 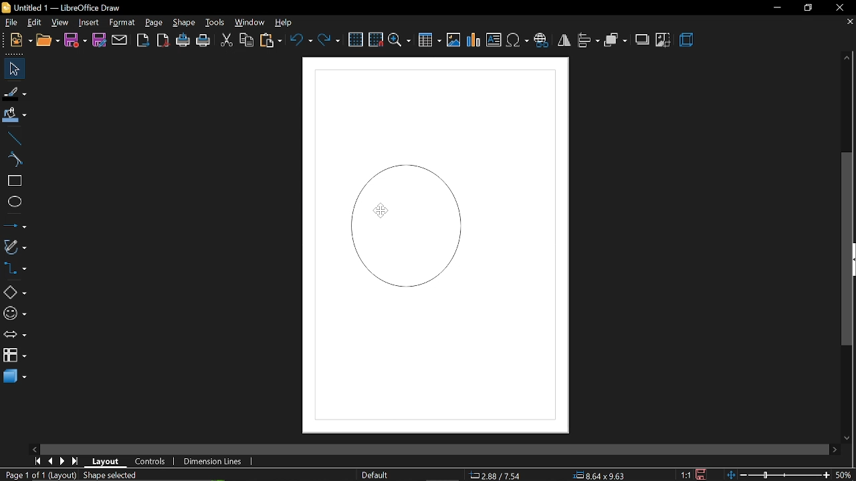 What do you see at coordinates (849, 249) in the screenshot?
I see `vertical scrollbar` at bounding box center [849, 249].